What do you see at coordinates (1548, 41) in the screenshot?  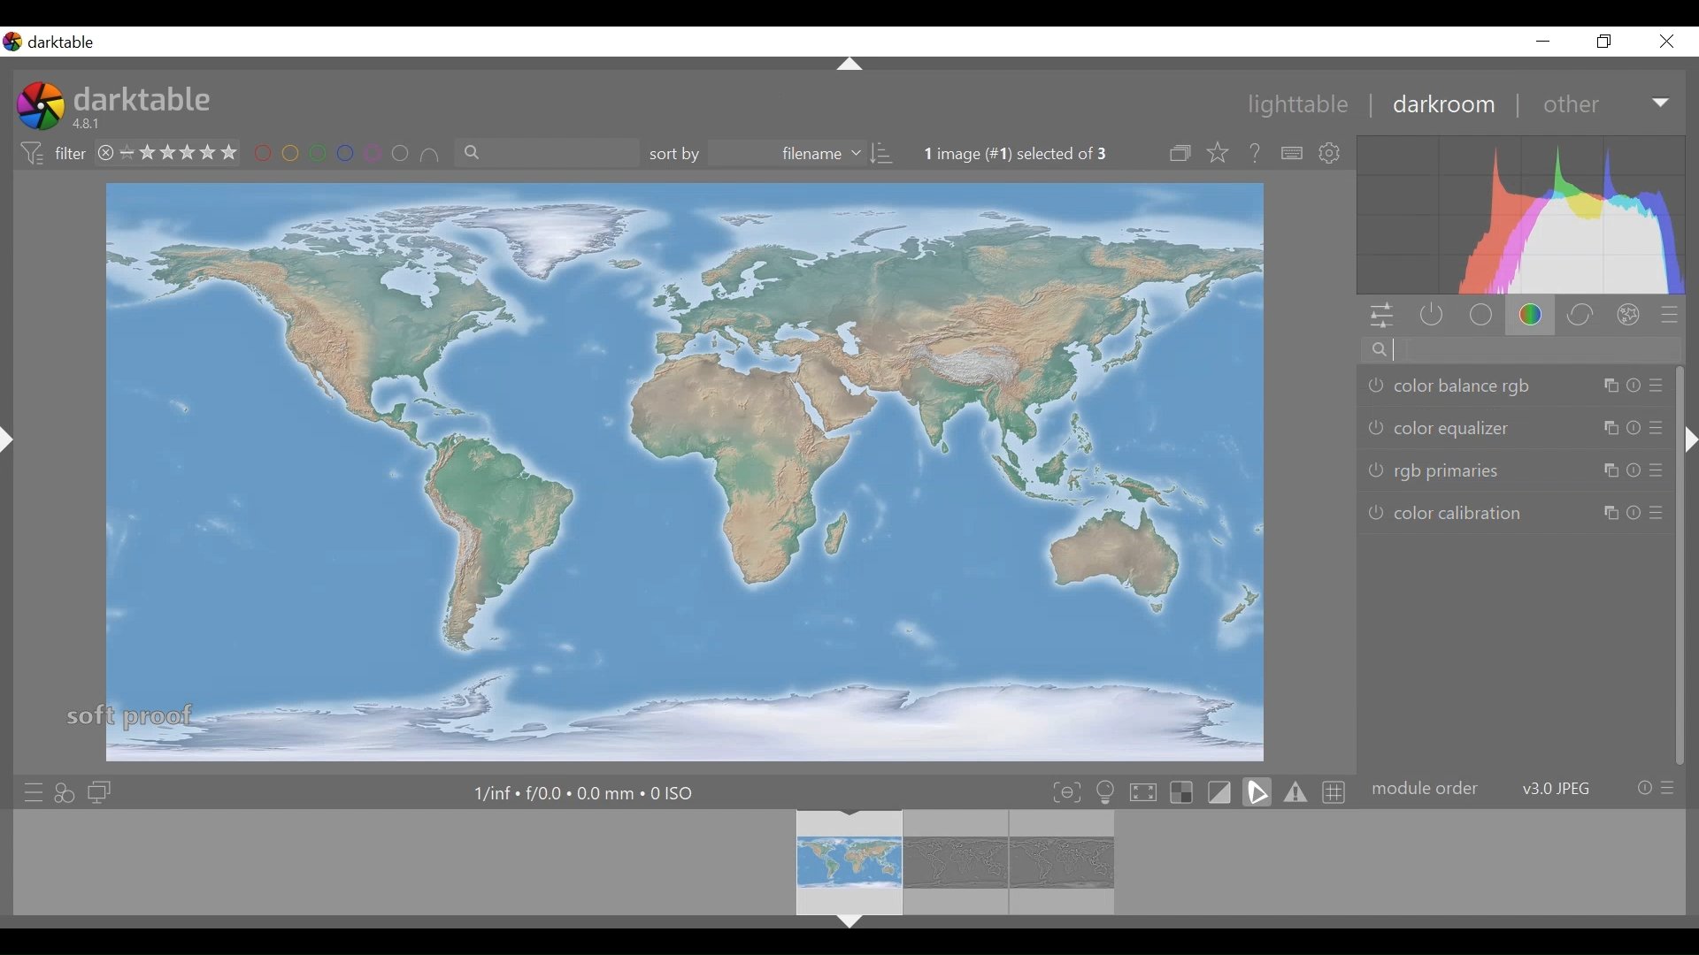 I see `minimize` at bounding box center [1548, 41].